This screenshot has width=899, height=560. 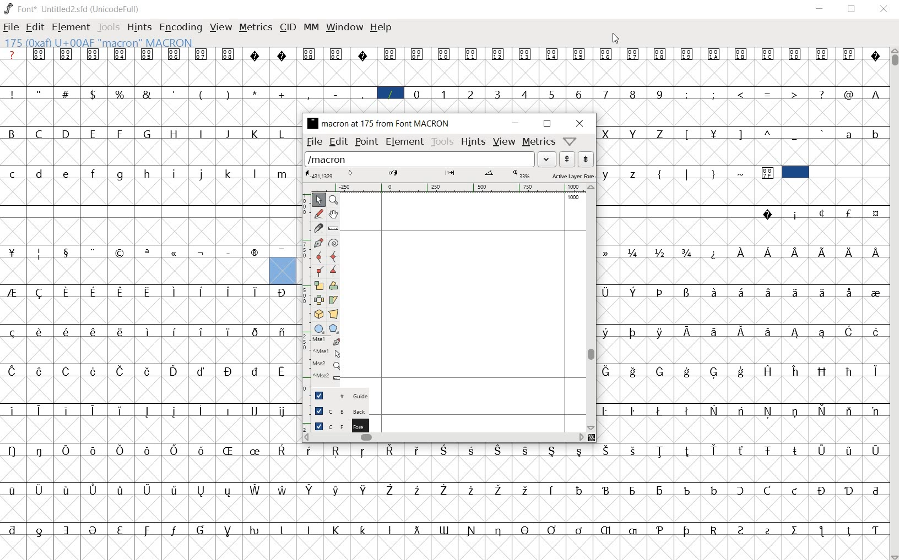 I want to click on h, so click(x=148, y=173).